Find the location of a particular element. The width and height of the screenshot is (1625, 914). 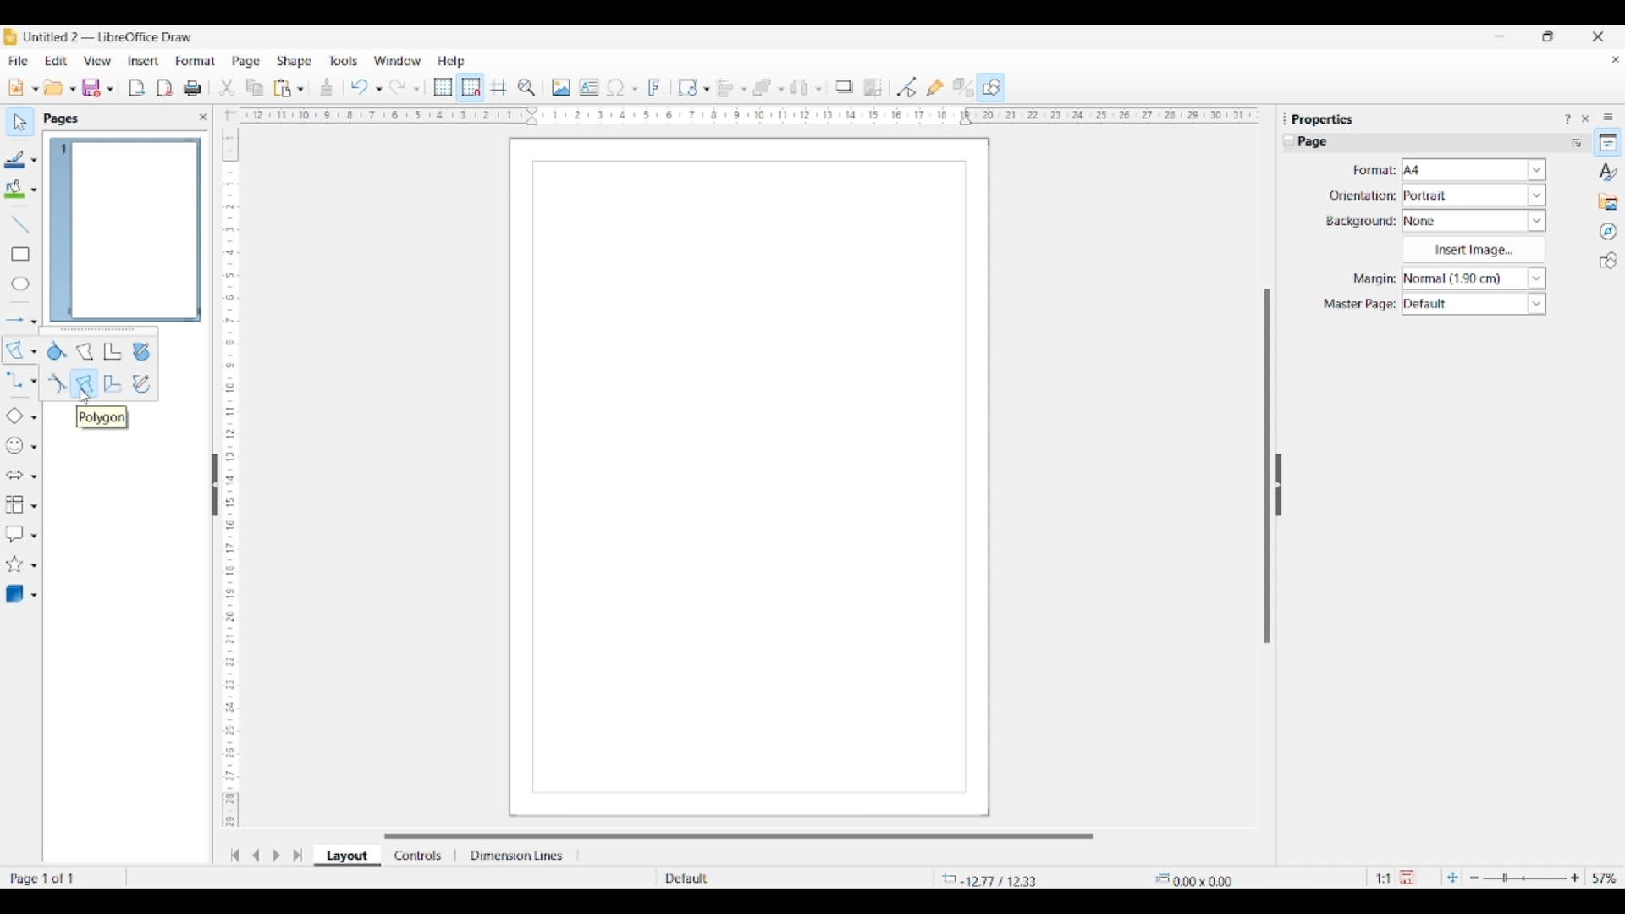

Selected polygon is located at coordinates (15, 350).